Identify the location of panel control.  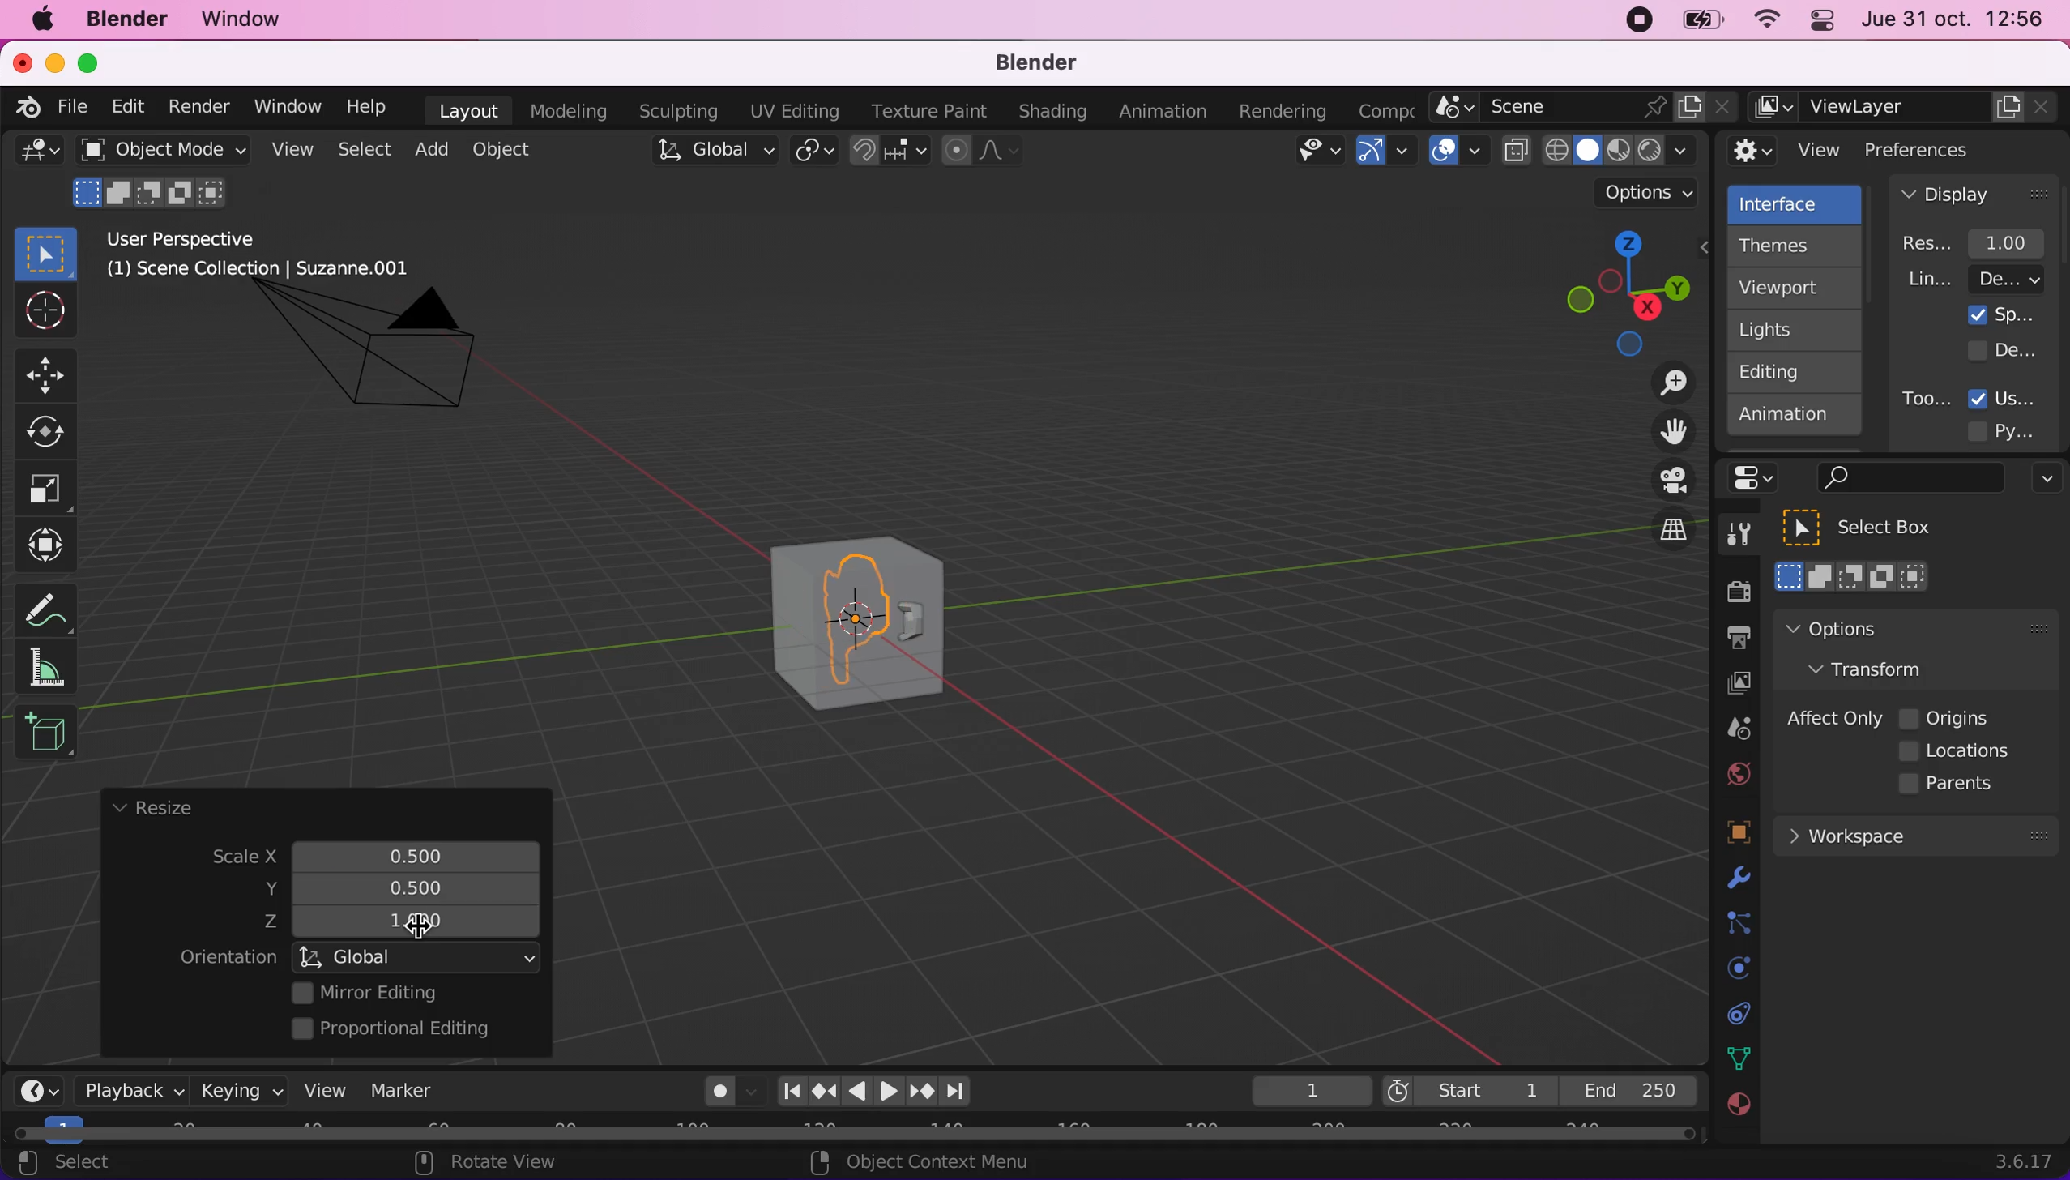
(1818, 23).